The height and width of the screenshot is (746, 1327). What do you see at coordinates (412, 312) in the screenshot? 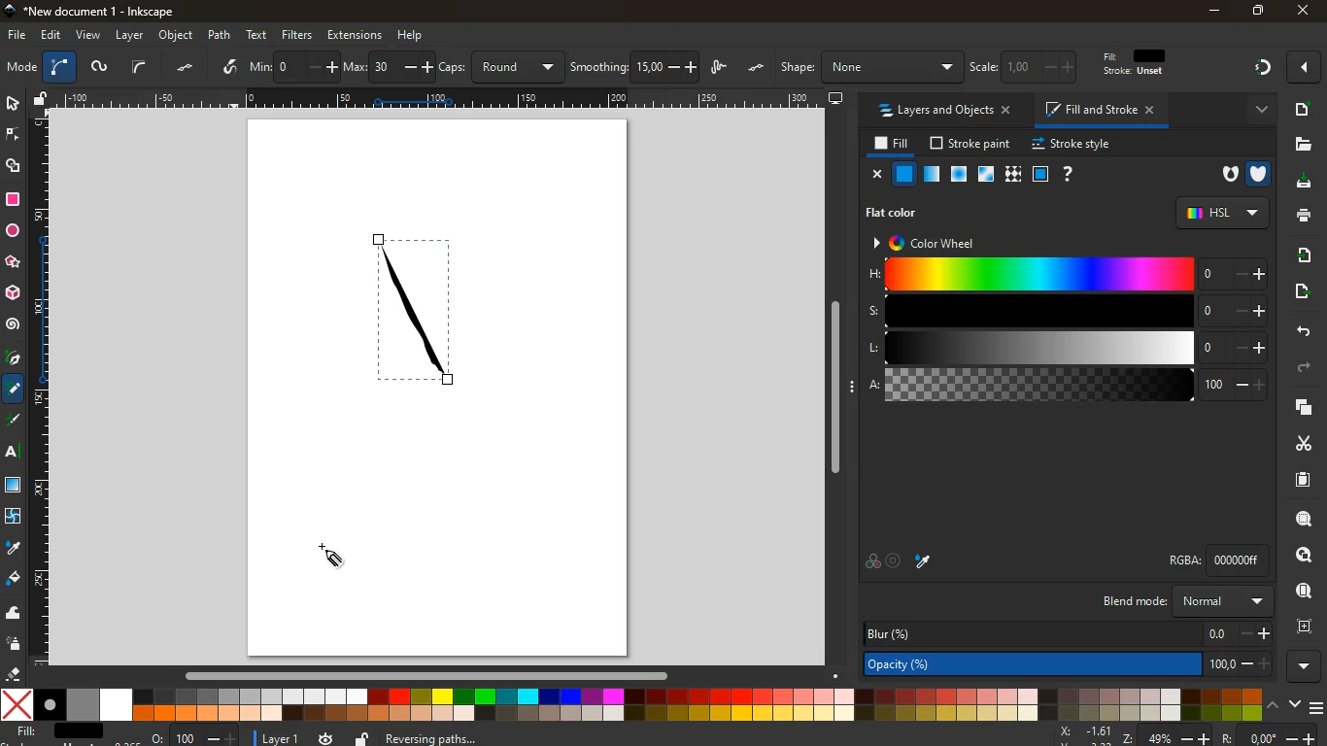
I see `draw` at bounding box center [412, 312].